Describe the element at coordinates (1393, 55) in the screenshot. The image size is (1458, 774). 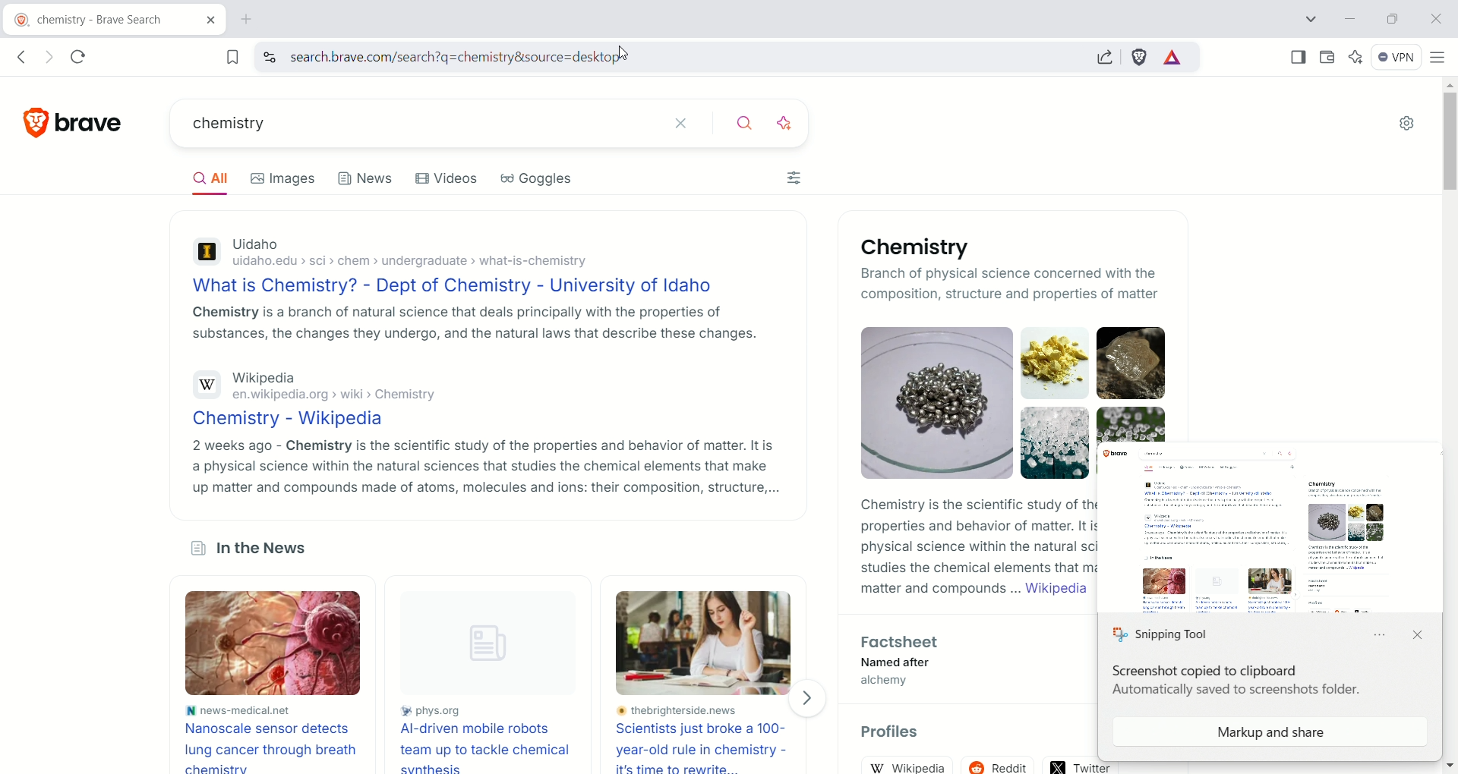
I see `VPN` at that location.